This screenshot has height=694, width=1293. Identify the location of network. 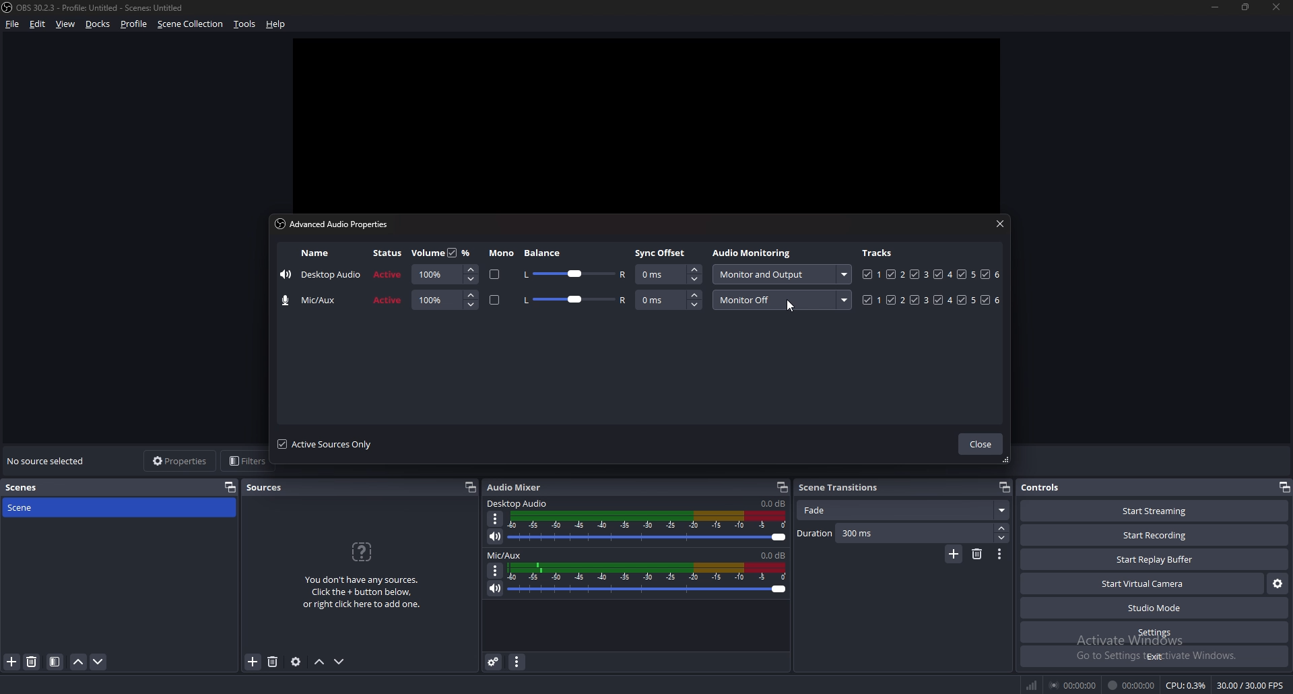
(1033, 685).